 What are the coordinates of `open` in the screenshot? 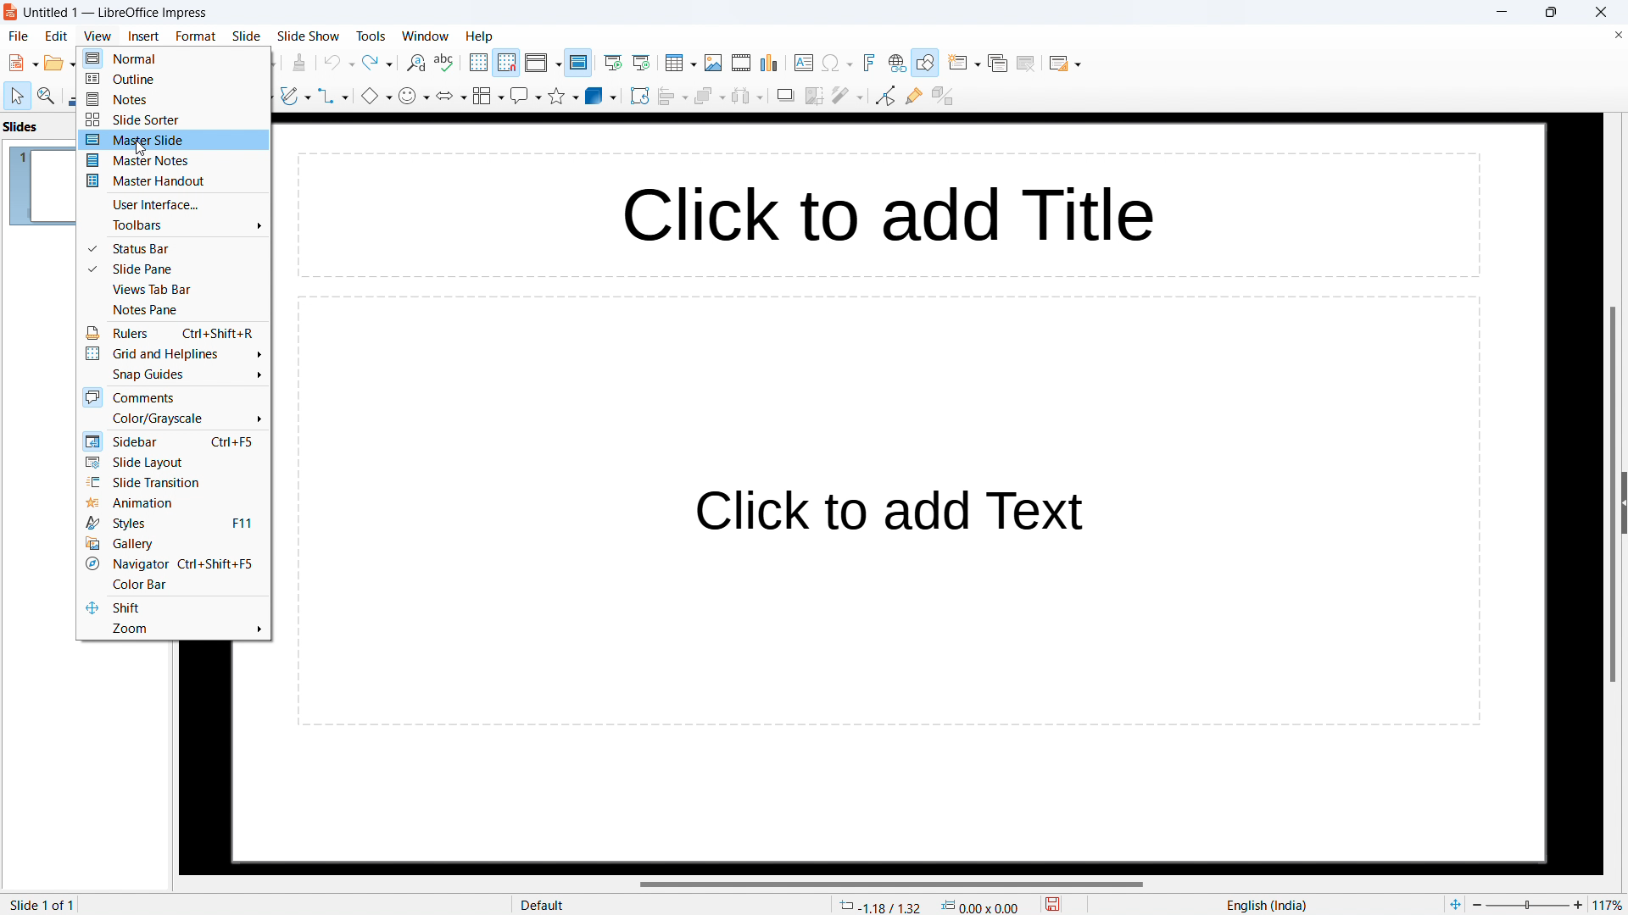 It's located at (59, 63).